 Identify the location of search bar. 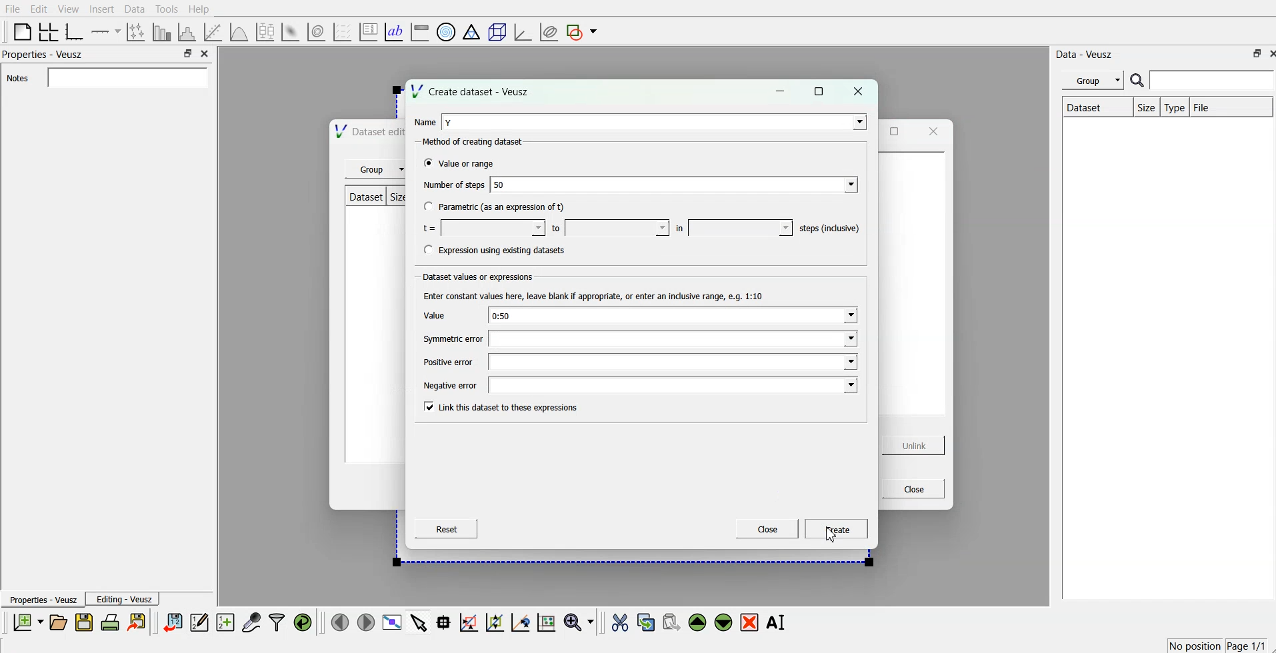
(1202, 80).